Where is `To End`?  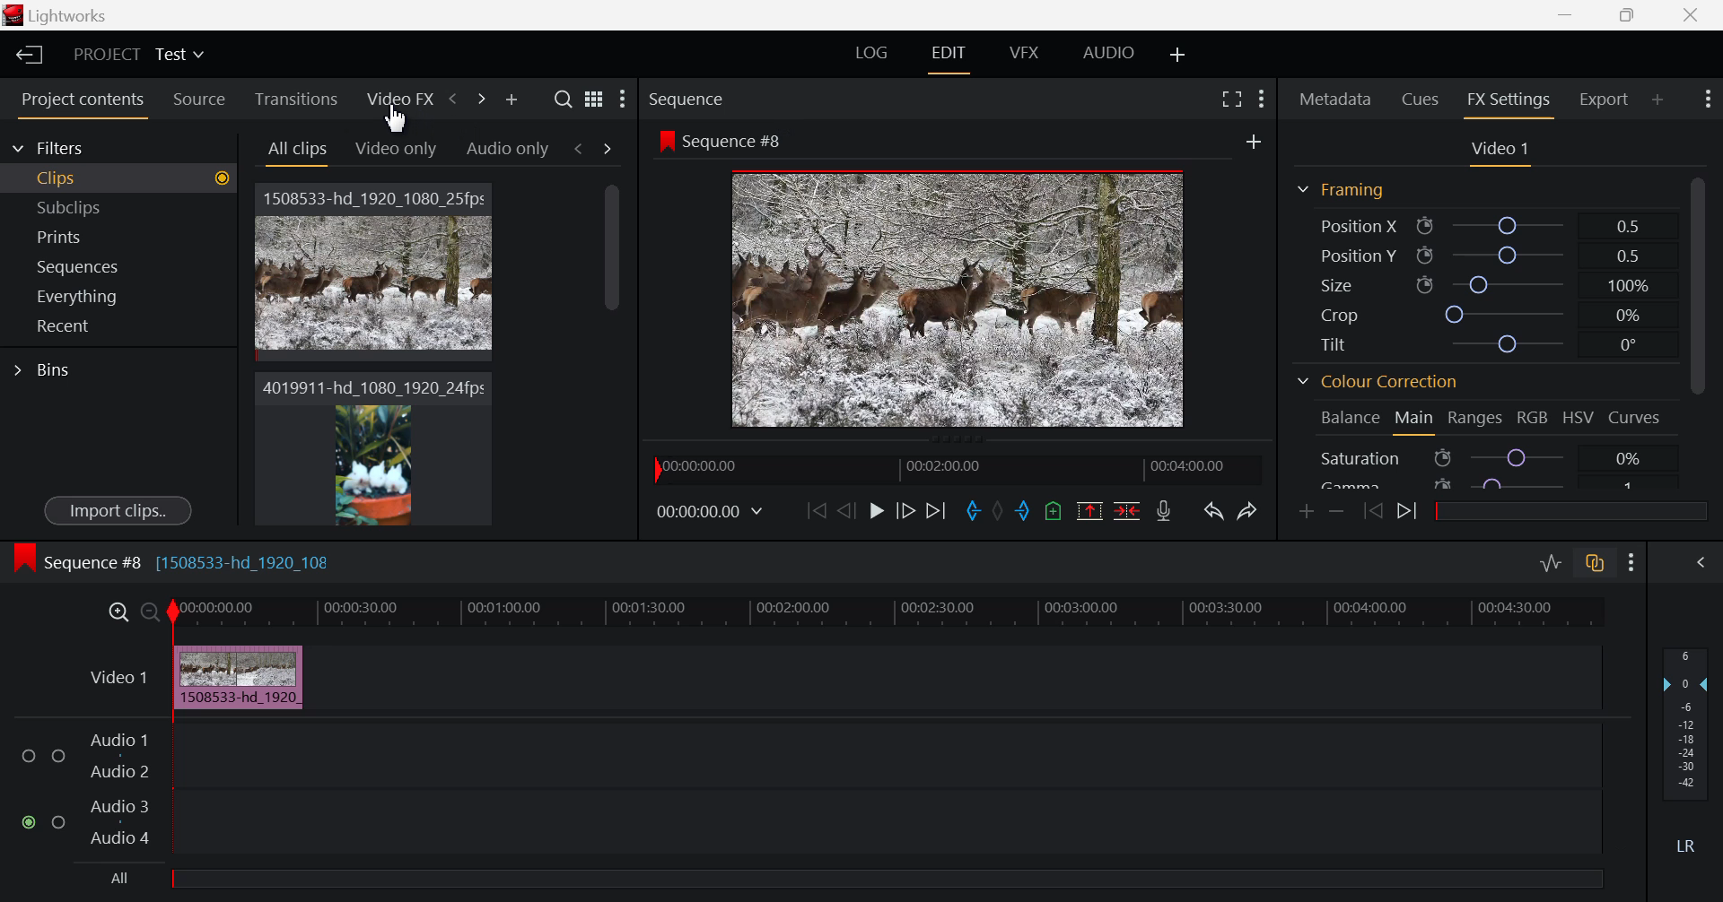 To End is located at coordinates (938, 512).